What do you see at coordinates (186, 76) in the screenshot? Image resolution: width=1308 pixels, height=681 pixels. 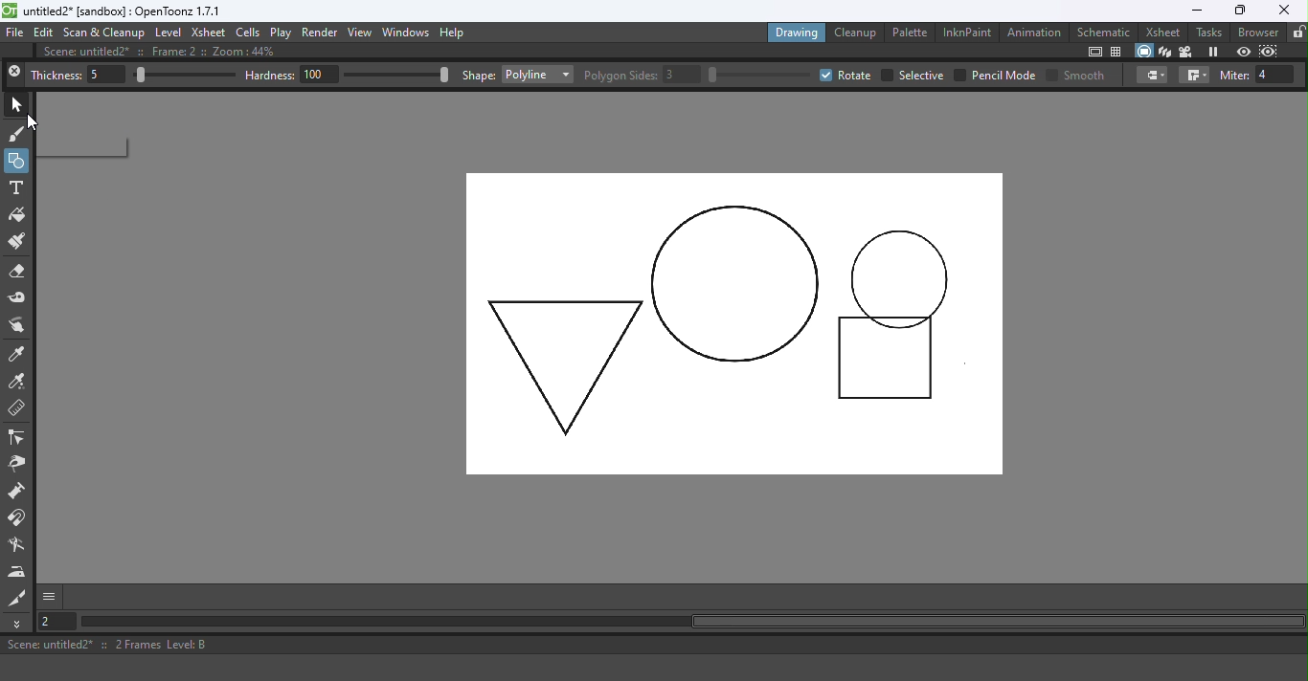 I see `Thickness bar` at bounding box center [186, 76].